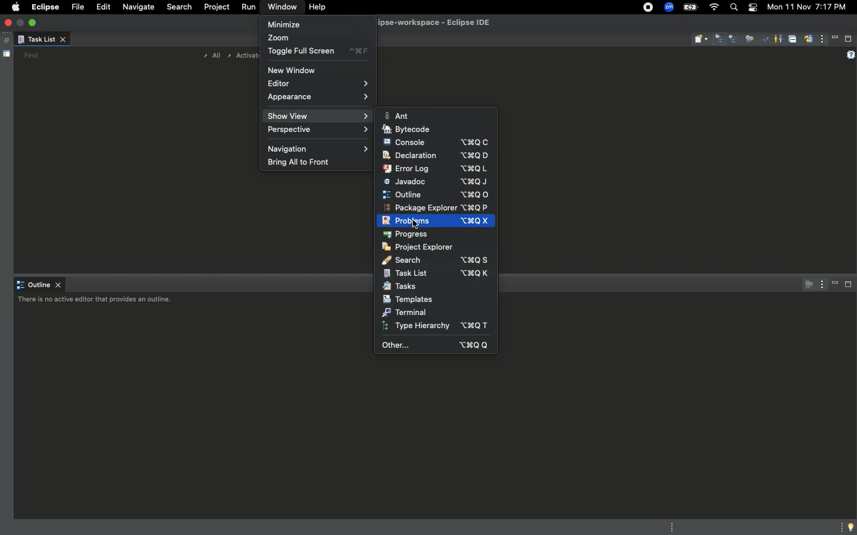 This screenshot has height=535, width=857. Describe the element at coordinates (442, 169) in the screenshot. I see `Error log` at that location.